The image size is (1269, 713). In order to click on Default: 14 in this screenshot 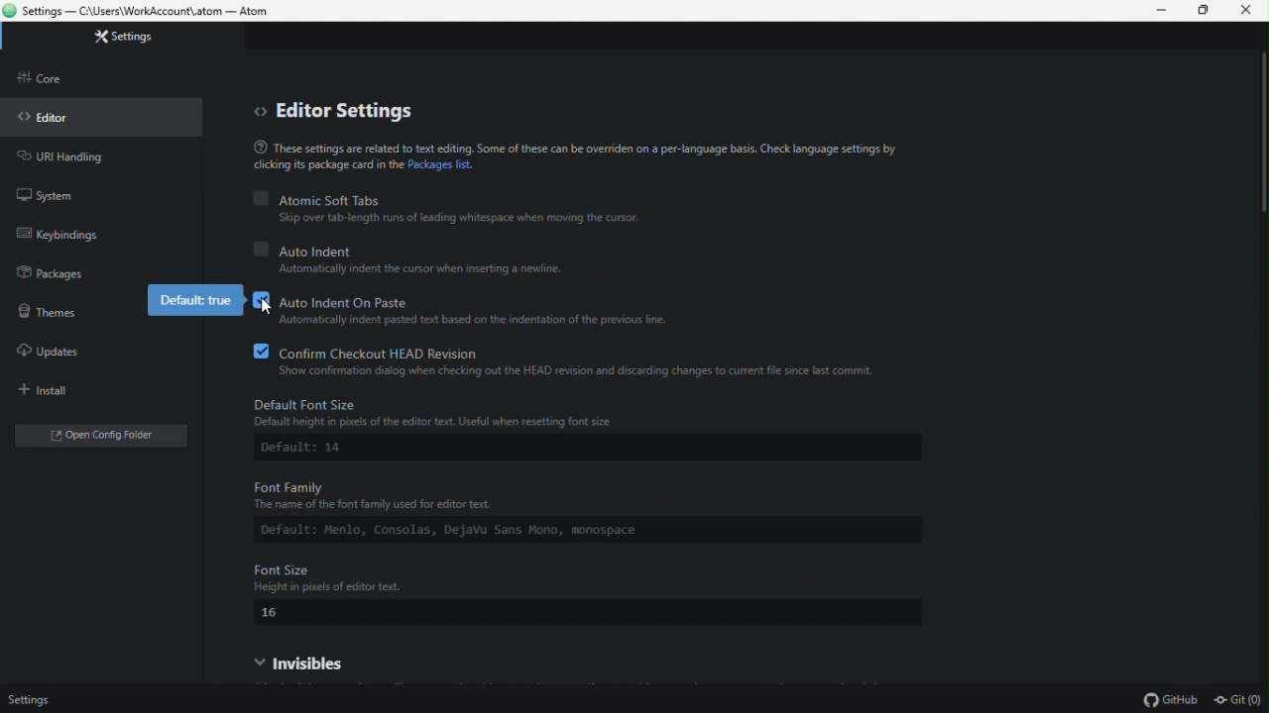, I will do `click(325, 447)`.